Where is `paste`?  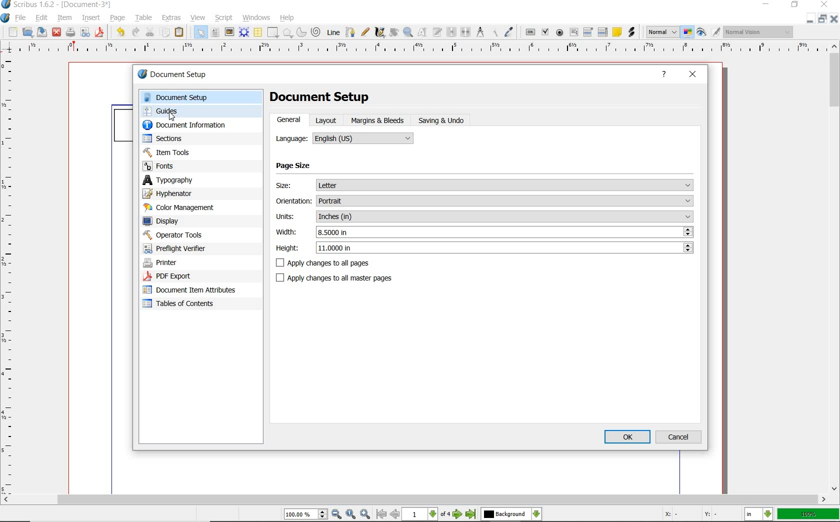 paste is located at coordinates (181, 33).